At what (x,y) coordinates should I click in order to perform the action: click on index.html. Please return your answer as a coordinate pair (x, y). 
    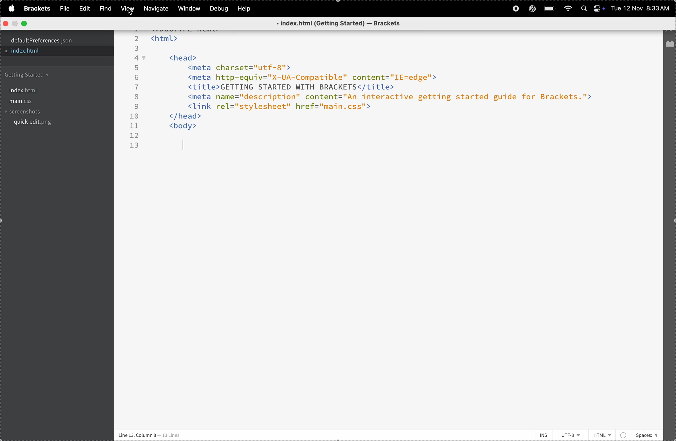
    Looking at the image, I should click on (45, 89).